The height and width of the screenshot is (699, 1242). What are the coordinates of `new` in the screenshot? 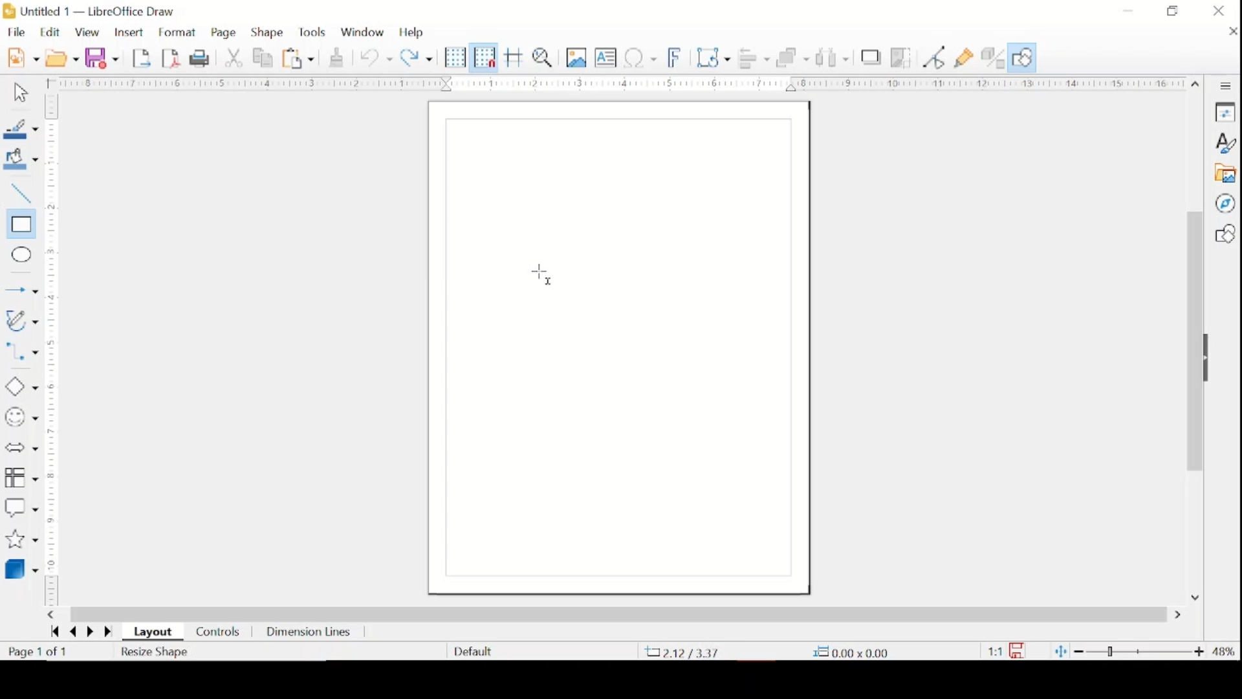 It's located at (23, 56).